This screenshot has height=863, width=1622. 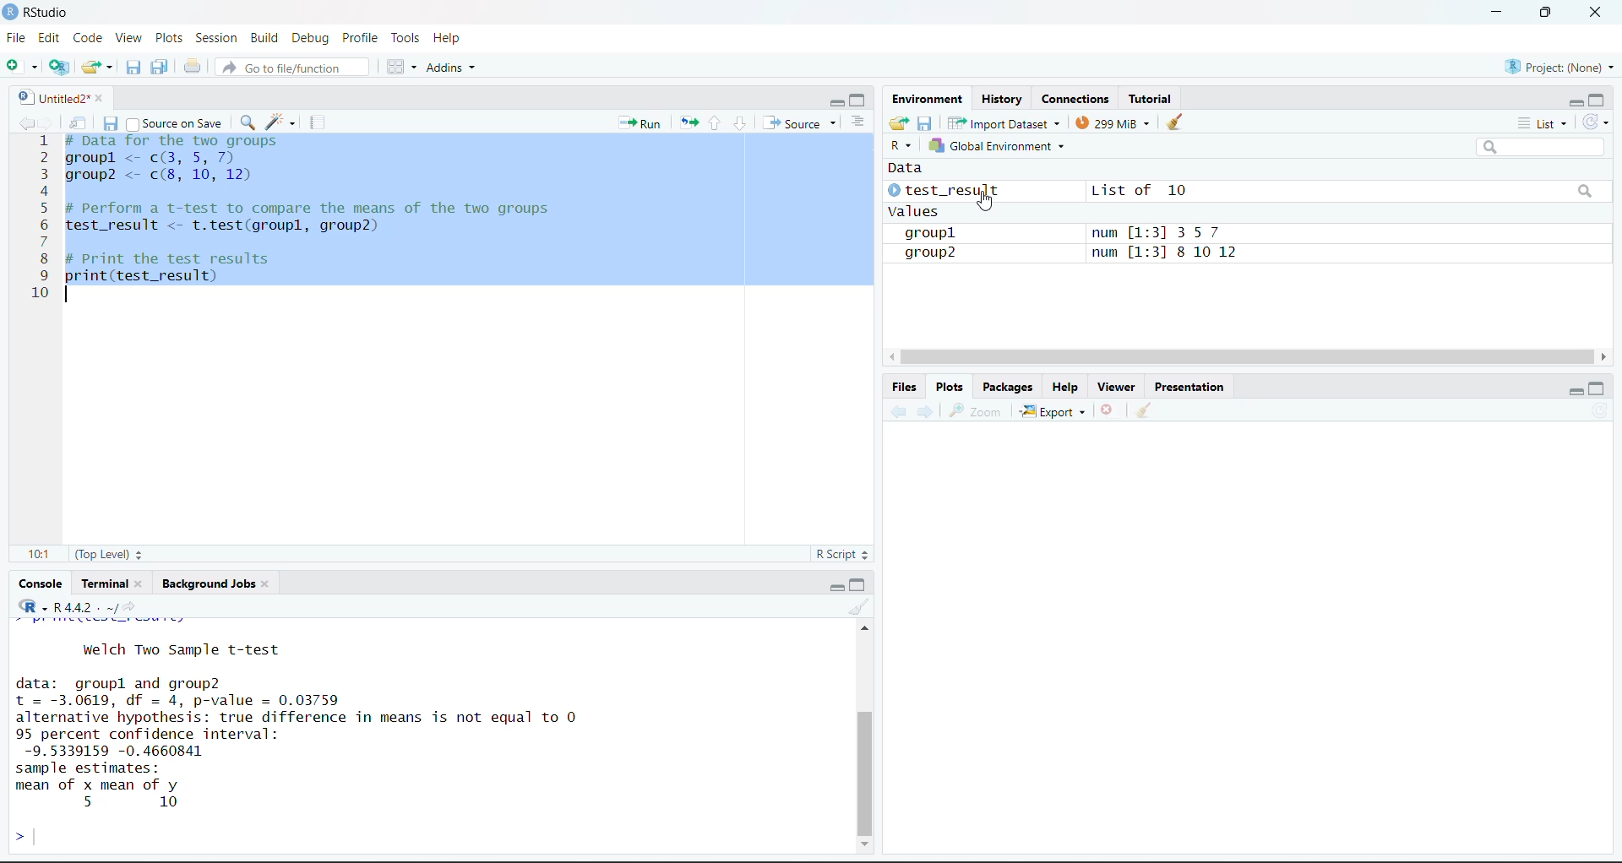 What do you see at coordinates (1539, 147) in the screenshot?
I see `search bar` at bounding box center [1539, 147].